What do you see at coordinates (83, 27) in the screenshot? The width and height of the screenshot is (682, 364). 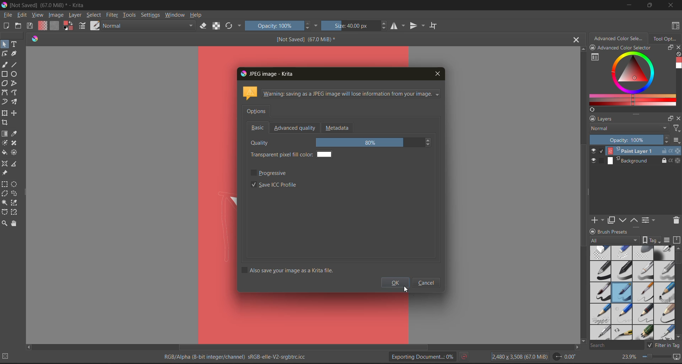 I see `edit brush settings` at bounding box center [83, 27].